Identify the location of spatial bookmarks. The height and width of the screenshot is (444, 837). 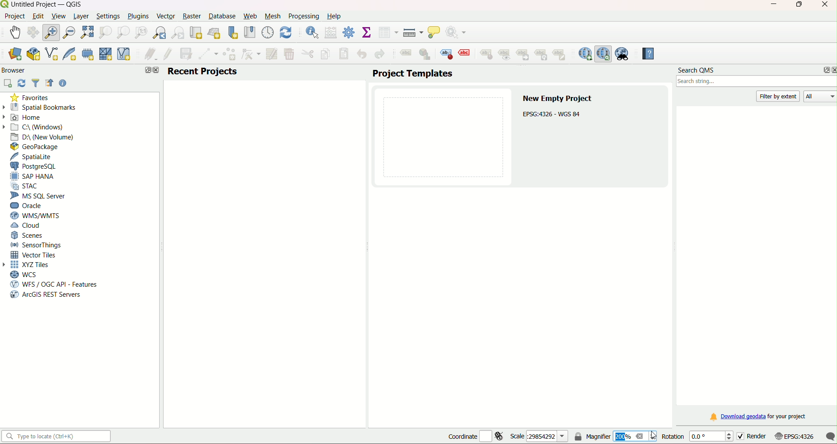
(45, 107).